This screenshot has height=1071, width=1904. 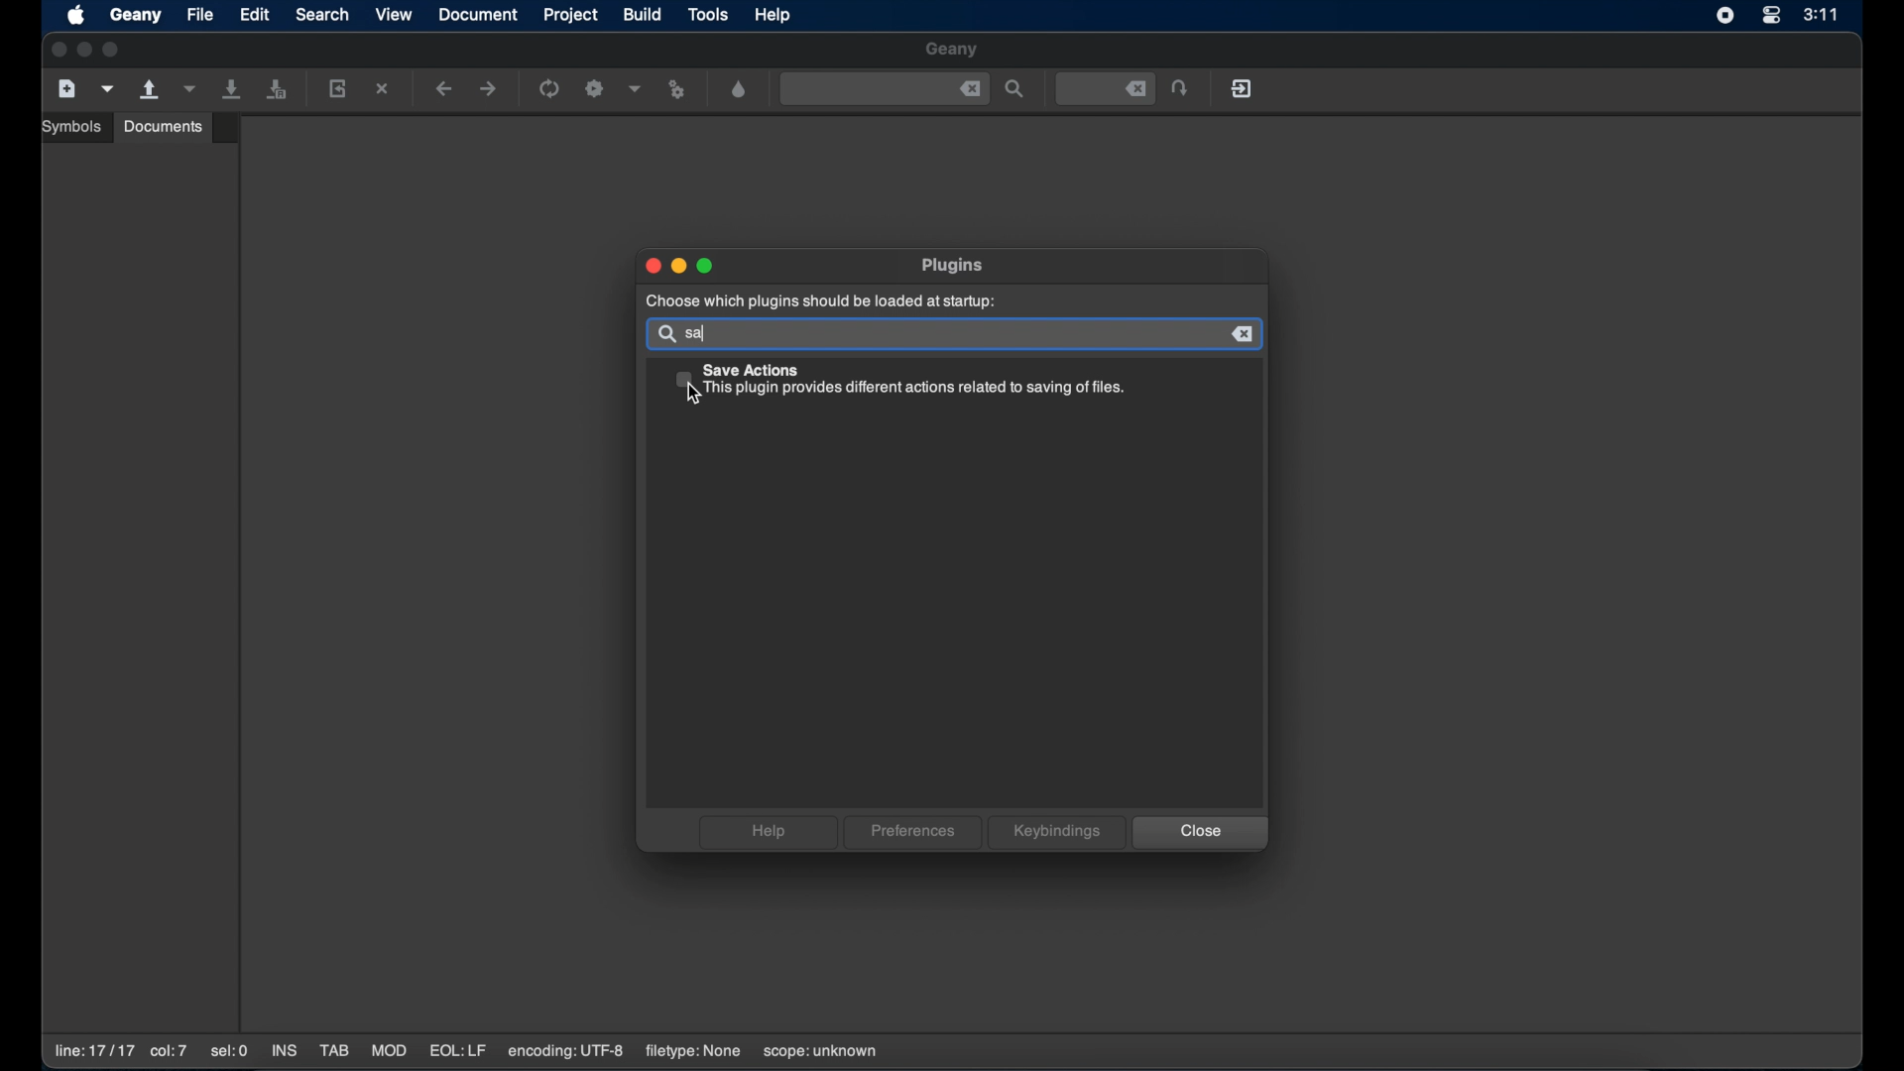 What do you see at coordinates (664, 334) in the screenshot?
I see `search` at bounding box center [664, 334].